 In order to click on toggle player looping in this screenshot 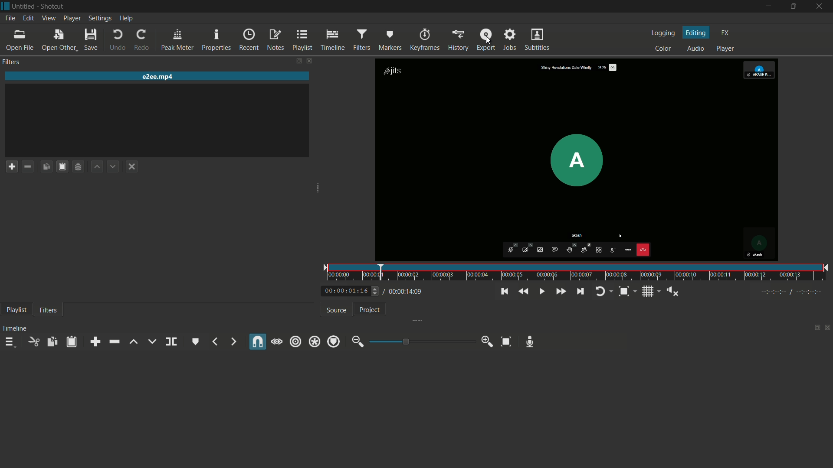, I will do `click(600, 292)`.